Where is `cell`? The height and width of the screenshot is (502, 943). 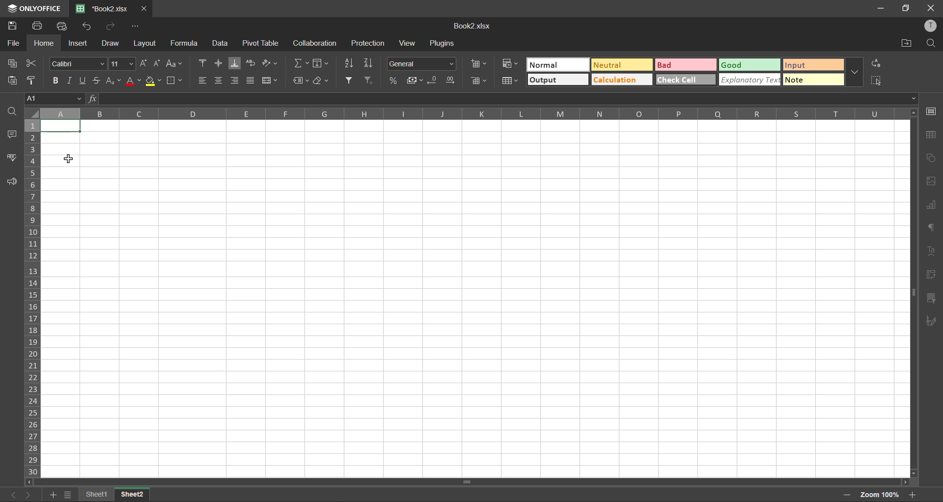
cell is located at coordinates (63, 126).